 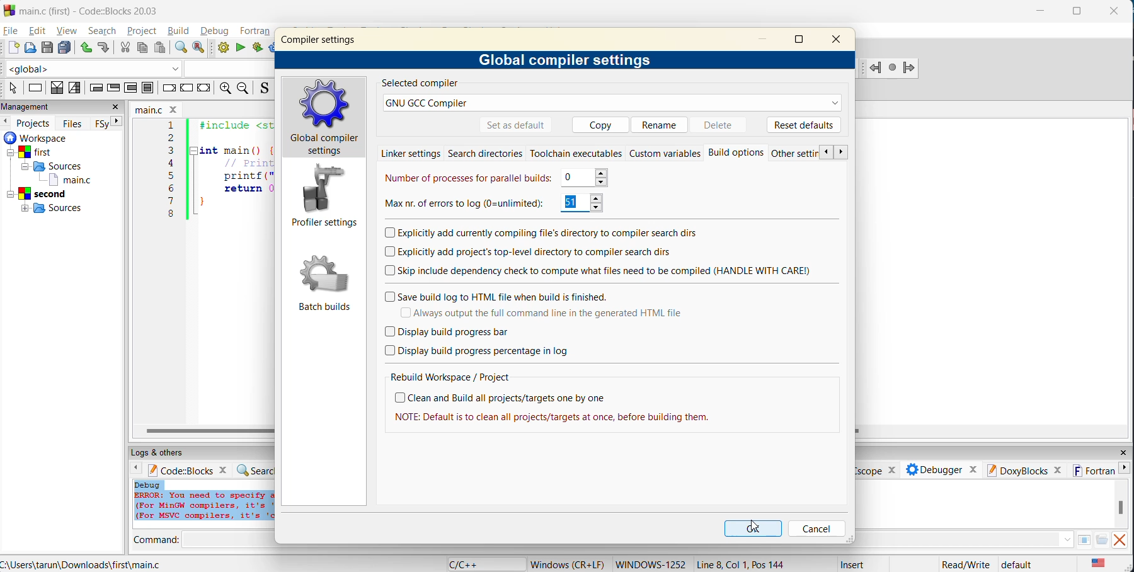 I want to click on Batch builds, so click(x=324, y=276).